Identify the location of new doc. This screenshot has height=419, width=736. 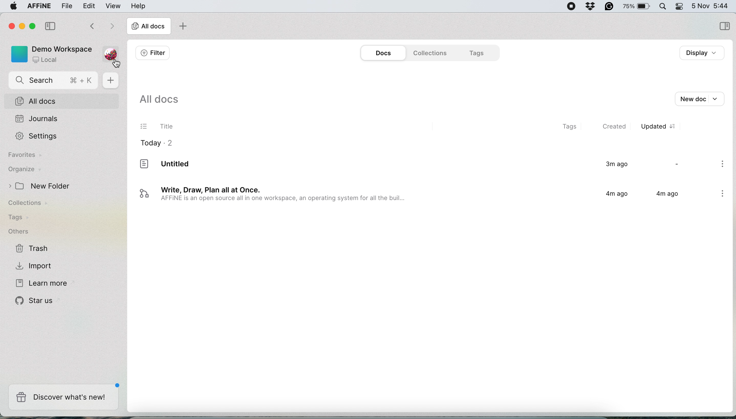
(699, 98).